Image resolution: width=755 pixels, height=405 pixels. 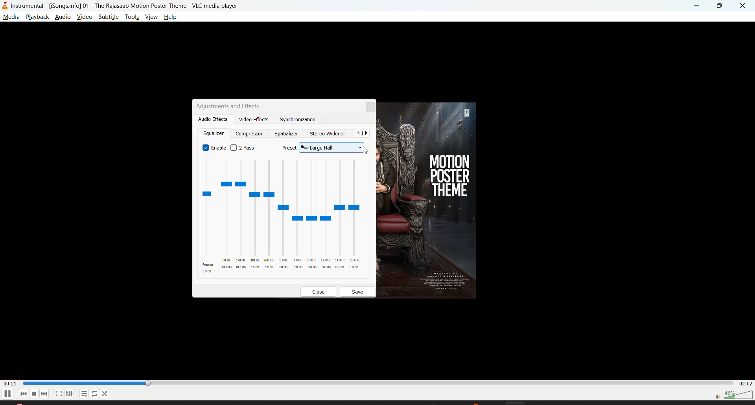 I want to click on previous, so click(x=24, y=394).